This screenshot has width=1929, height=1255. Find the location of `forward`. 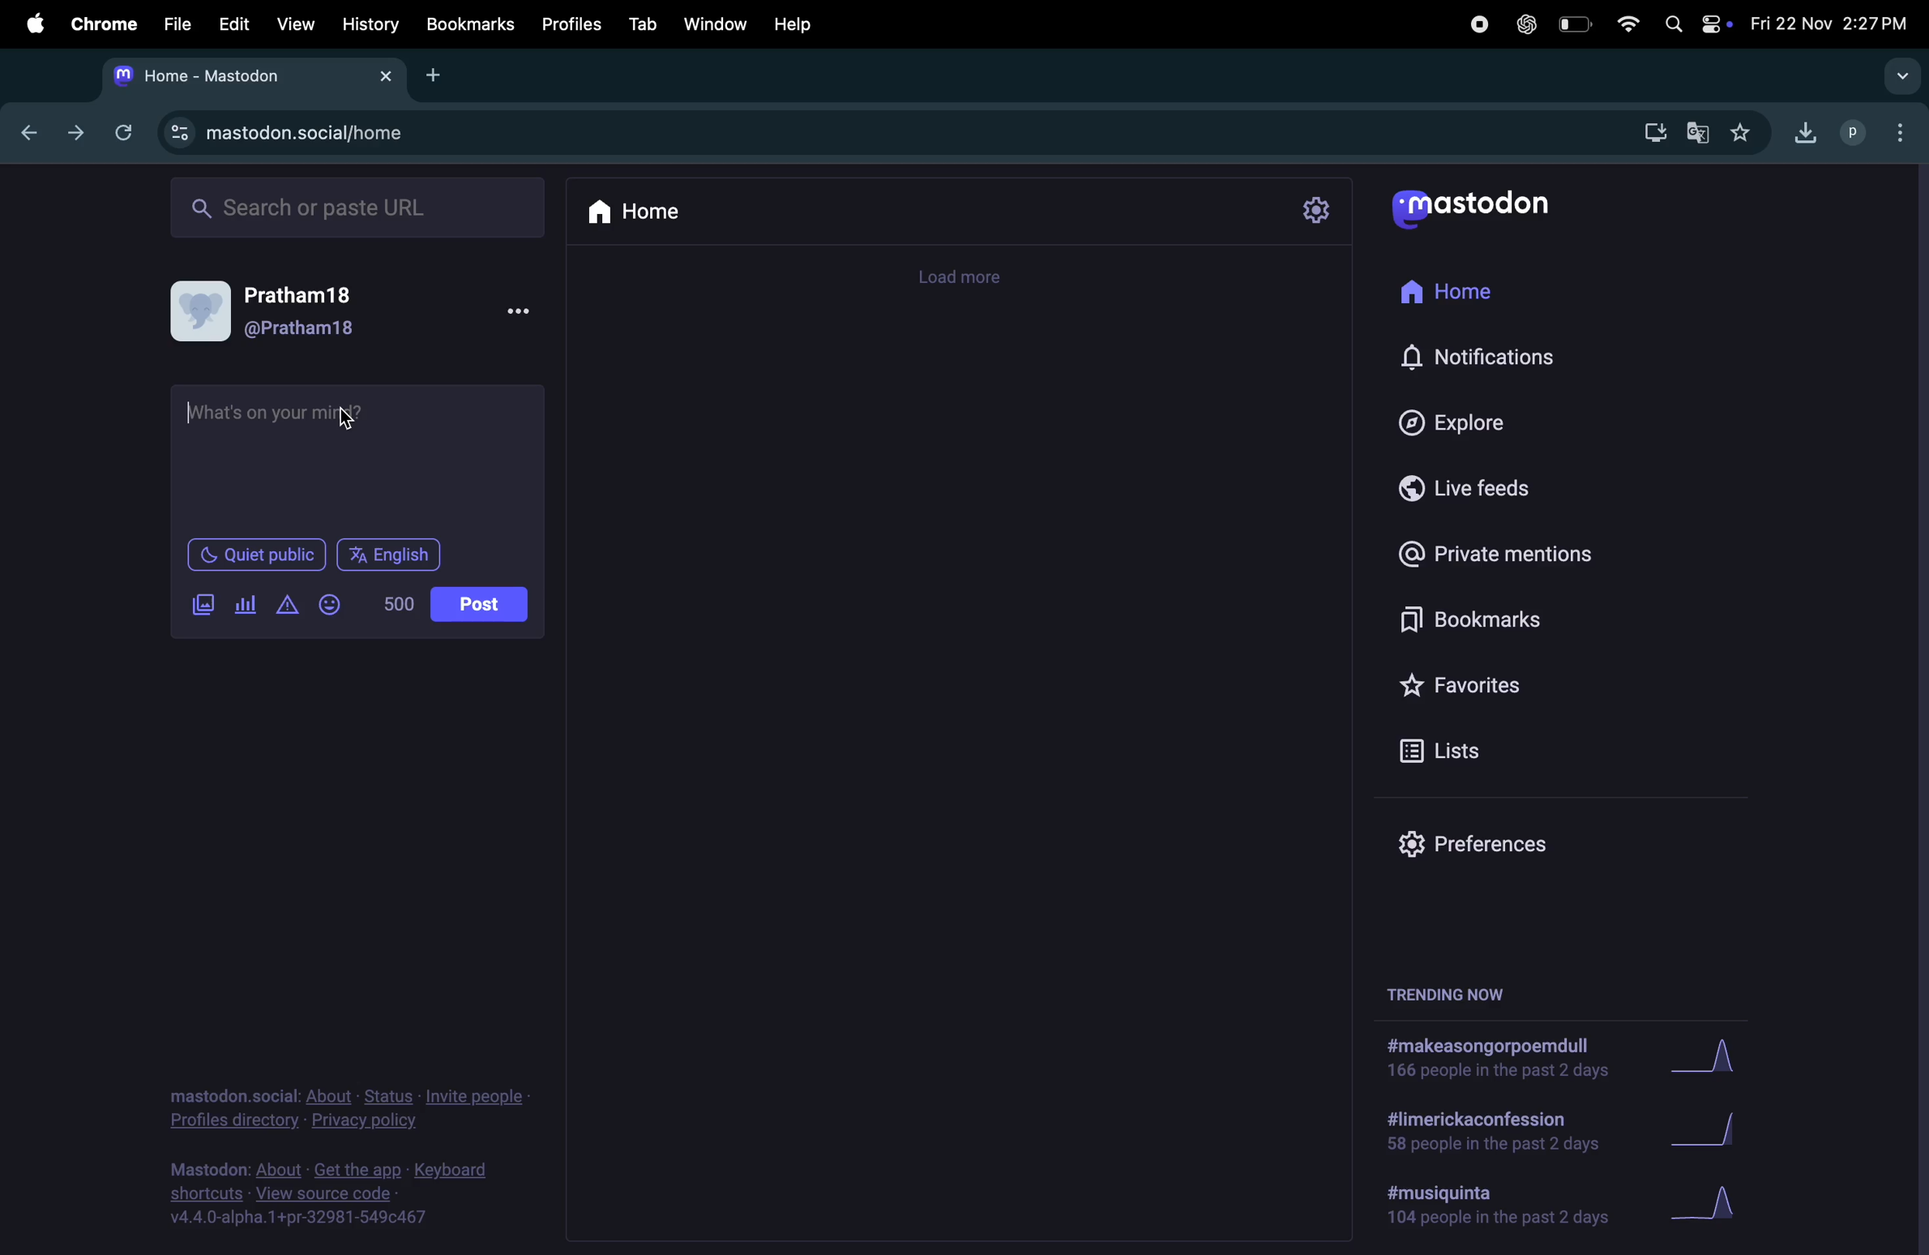

forward is located at coordinates (73, 134).